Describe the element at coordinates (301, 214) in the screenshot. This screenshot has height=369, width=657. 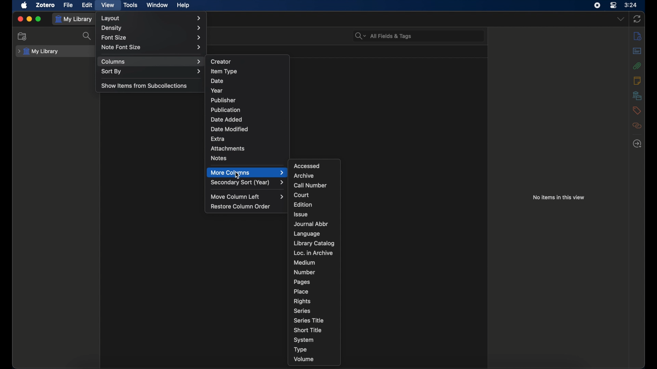
I see `issue` at that location.